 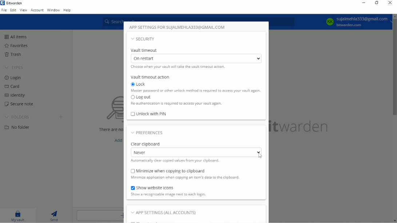 What do you see at coordinates (37, 10) in the screenshot?
I see `Account` at bounding box center [37, 10].